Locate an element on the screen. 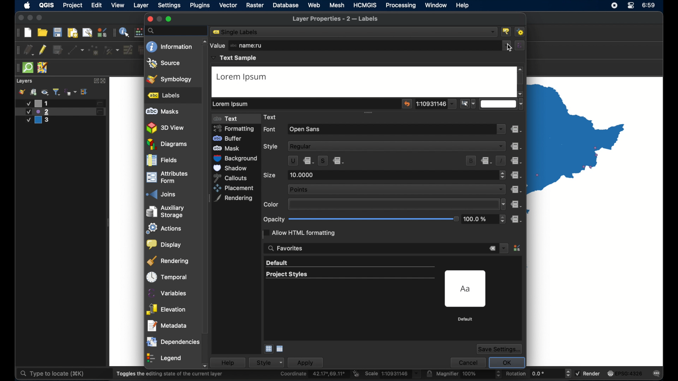 This screenshot has height=381, width=678. toggles the  dining state of the current layer is located at coordinates (170, 374).